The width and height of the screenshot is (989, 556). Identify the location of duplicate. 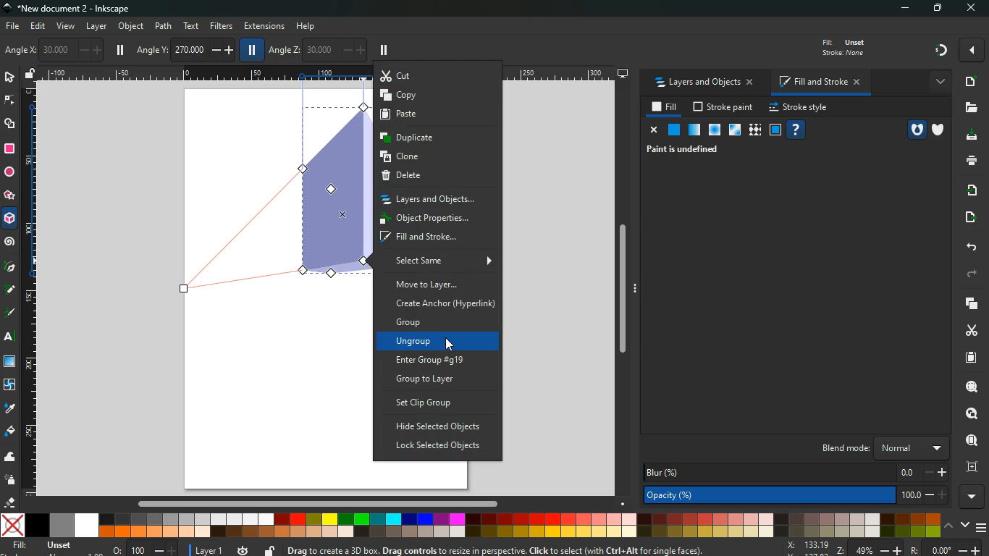
(434, 138).